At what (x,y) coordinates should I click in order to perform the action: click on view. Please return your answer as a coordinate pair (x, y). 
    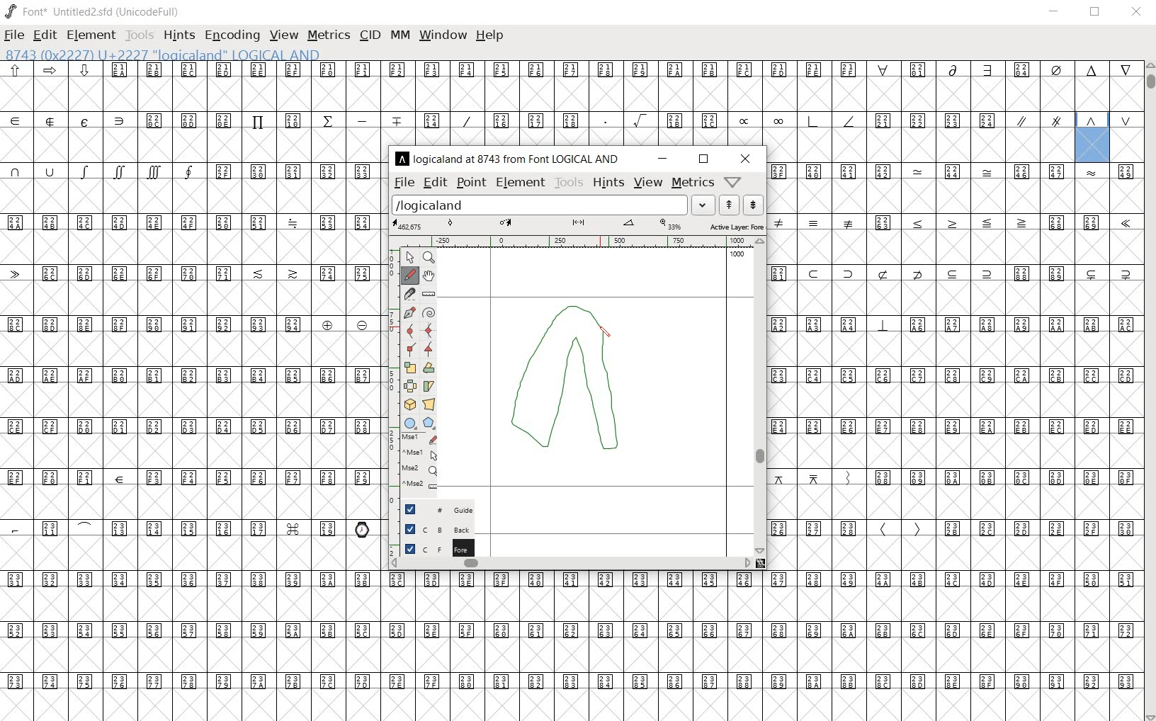
    Looking at the image, I should click on (647, 182).